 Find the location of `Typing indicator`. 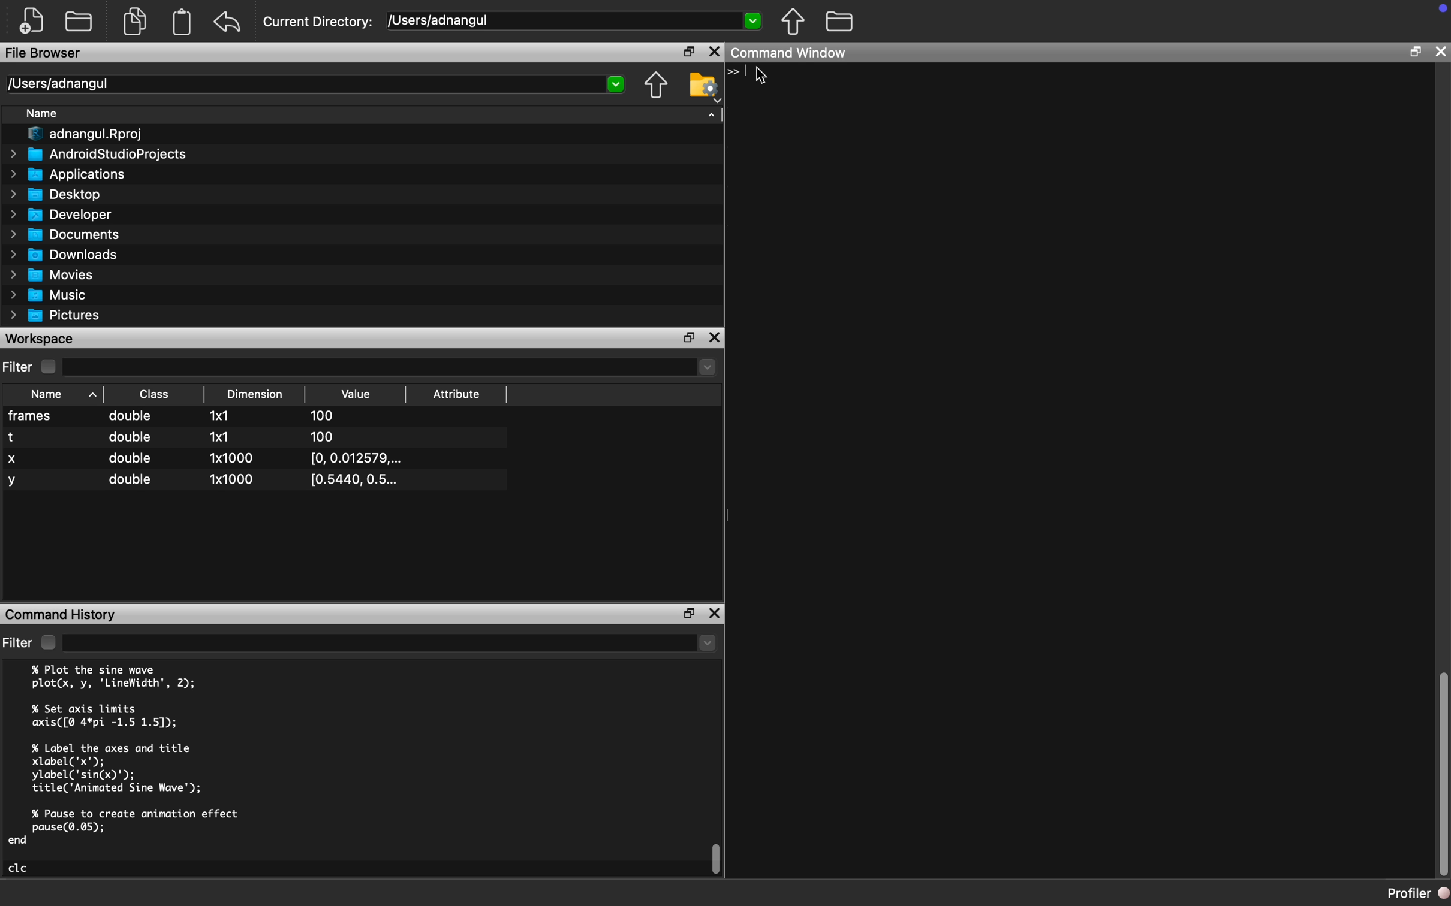

Typing indicator is located at coordinates (738, 75).